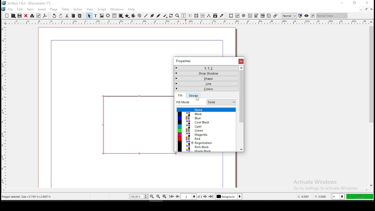  I want to click on icon and file name, so click(27, 3).